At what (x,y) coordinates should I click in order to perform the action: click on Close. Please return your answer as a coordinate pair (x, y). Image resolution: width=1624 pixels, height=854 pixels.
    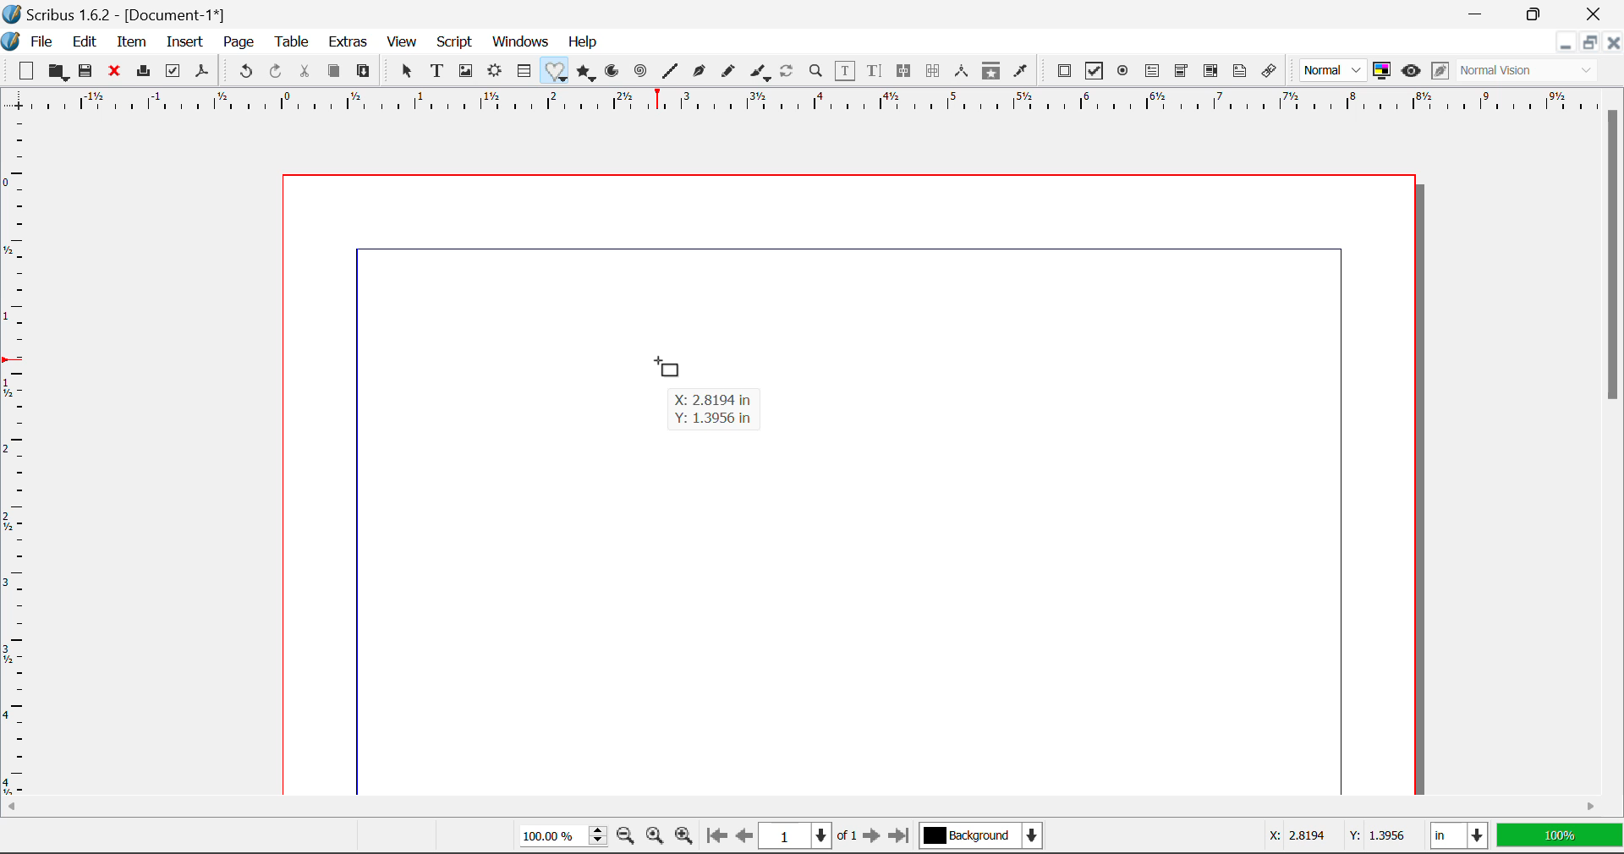
    Looking at the image, I should click on (1599, 14).